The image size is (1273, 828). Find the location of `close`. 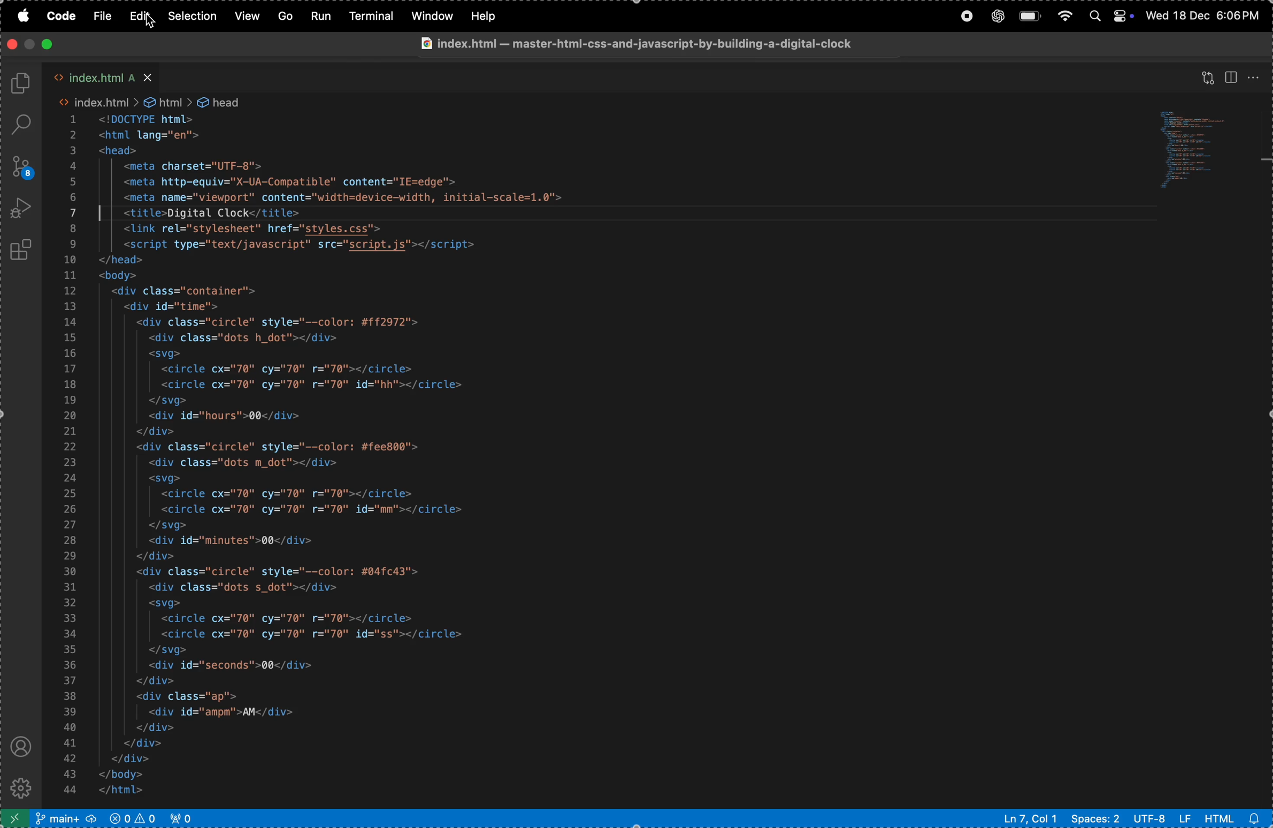

close is located at coordinates (147, 75).